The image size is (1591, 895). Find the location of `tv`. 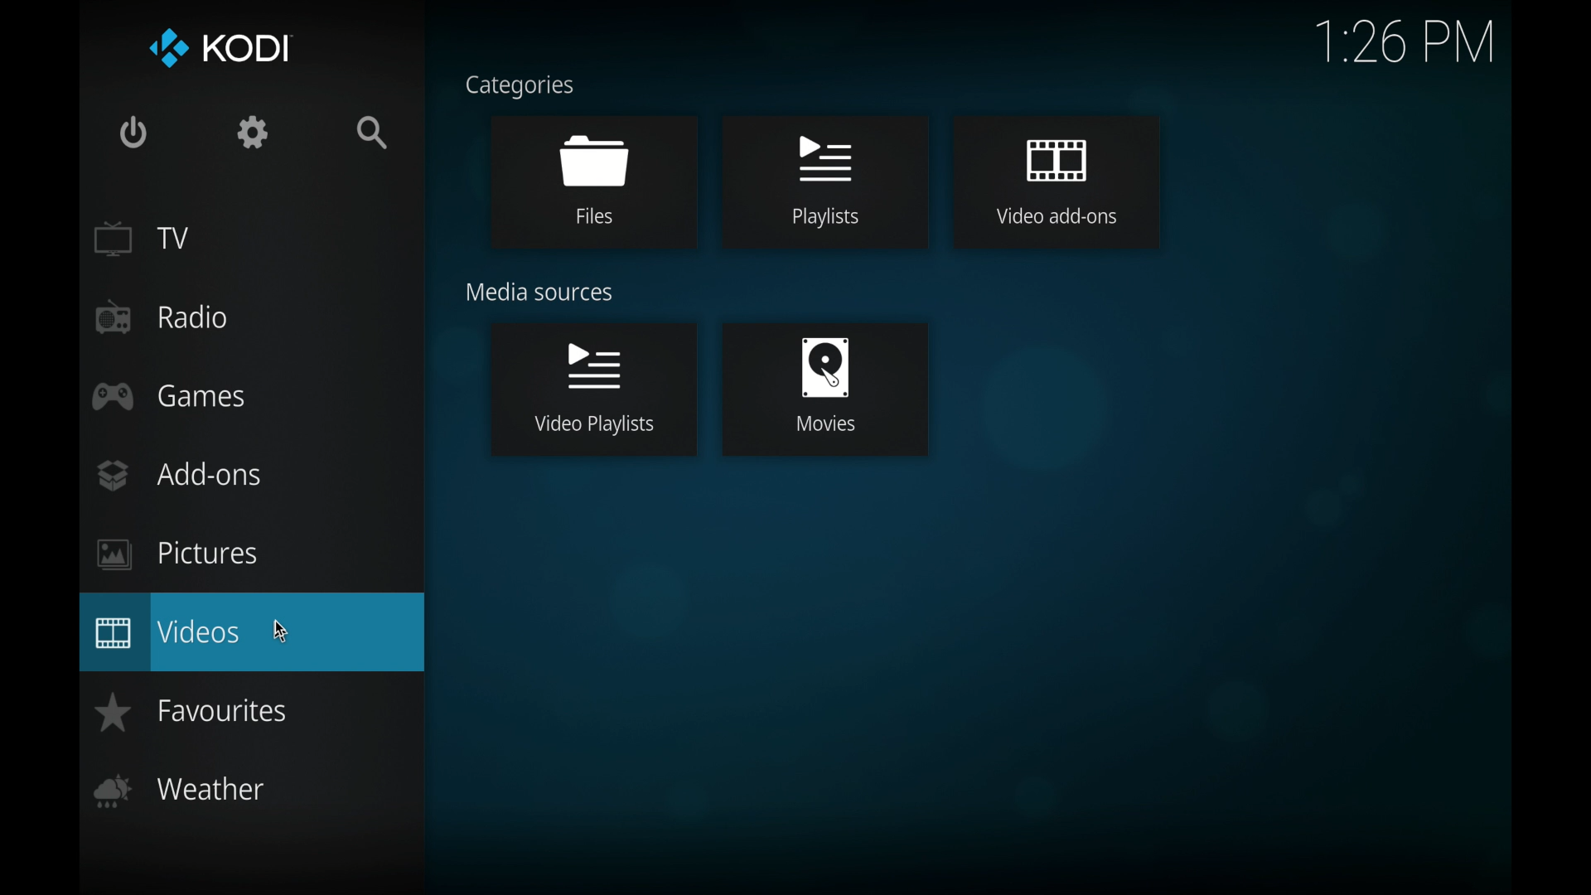

tv is located at coordinates (143, 239).